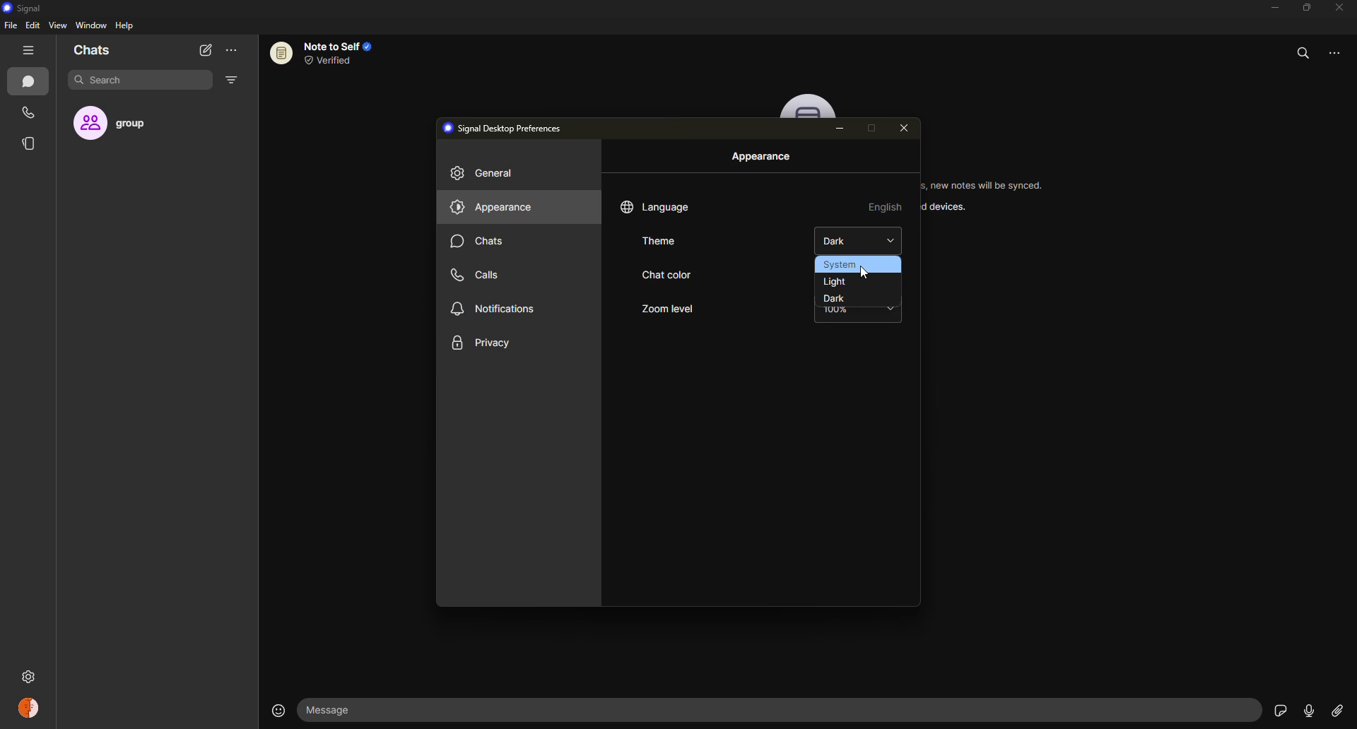  What do you see at coordinates (891, 309) in the screenshot?
I see `drop down` at bounding box center [891, 309].